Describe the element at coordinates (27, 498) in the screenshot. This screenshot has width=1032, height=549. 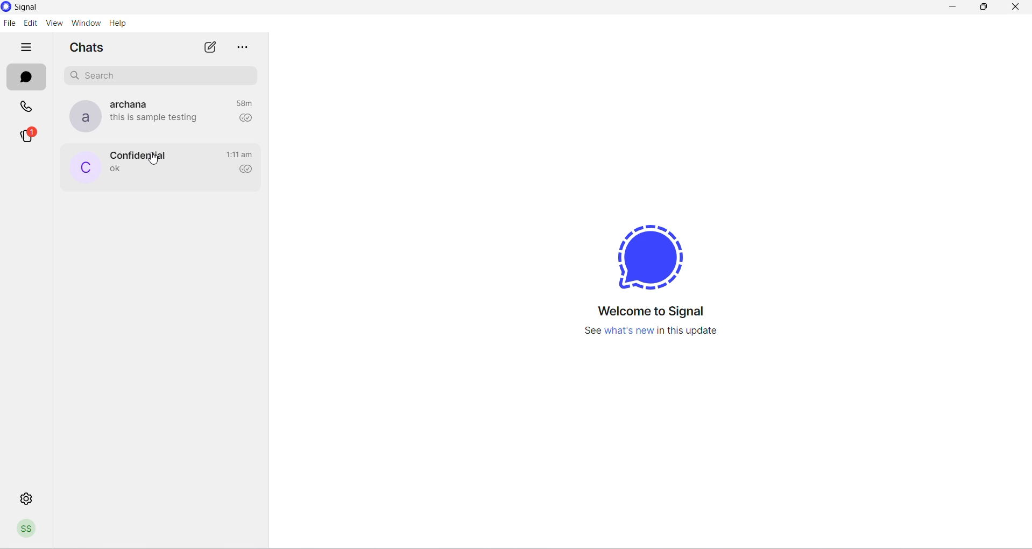
I see `settings` at that location.